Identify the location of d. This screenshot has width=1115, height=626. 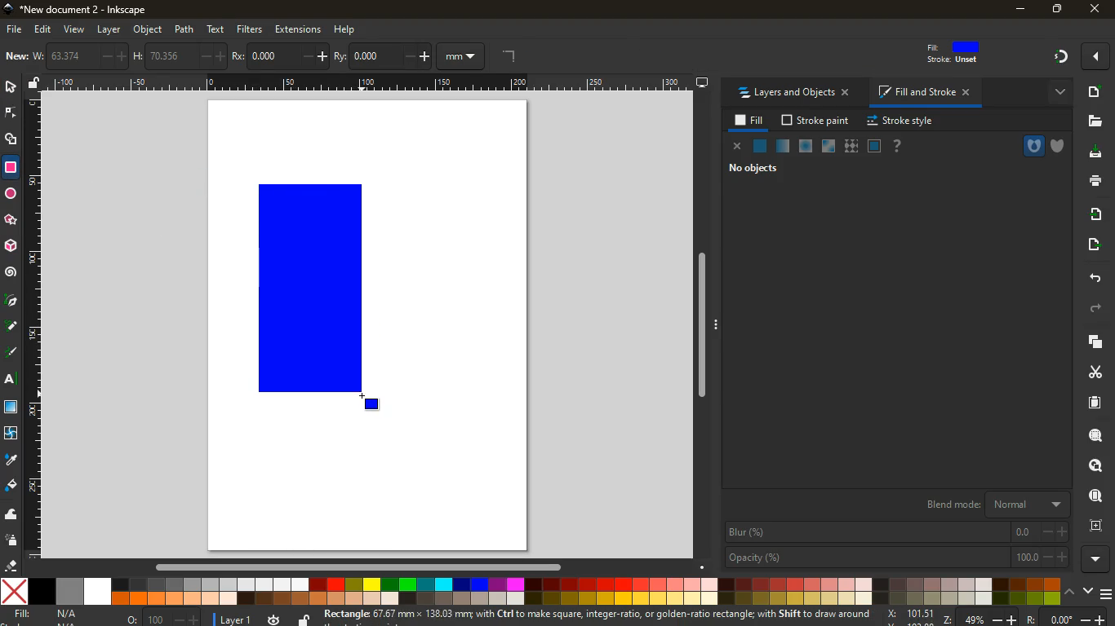
(12, 326).